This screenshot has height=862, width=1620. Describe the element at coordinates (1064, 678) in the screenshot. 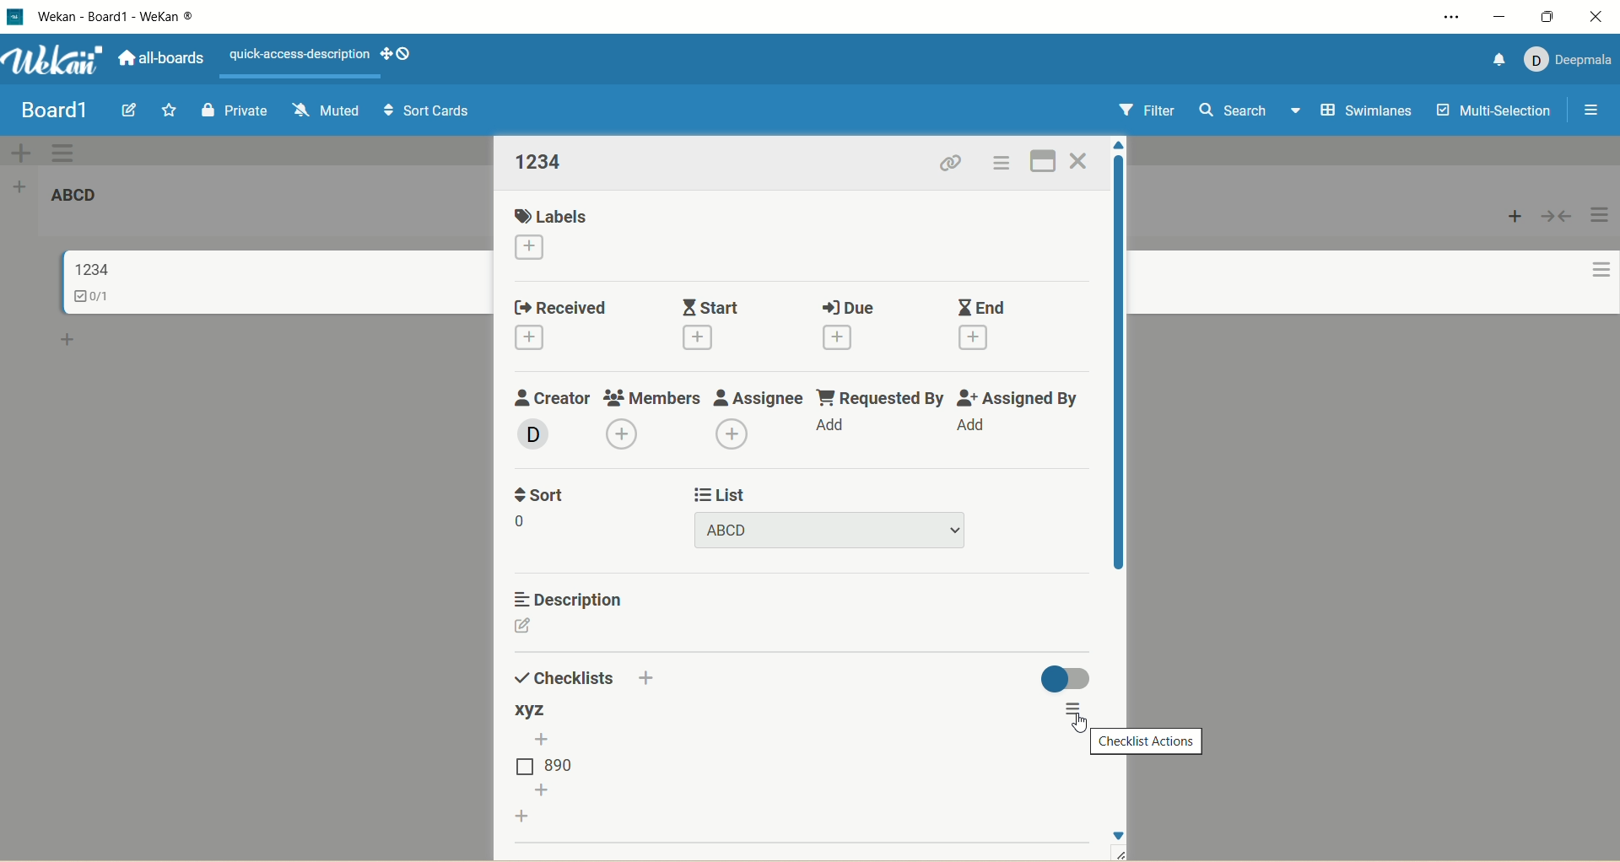

I see `toggle` at that location.